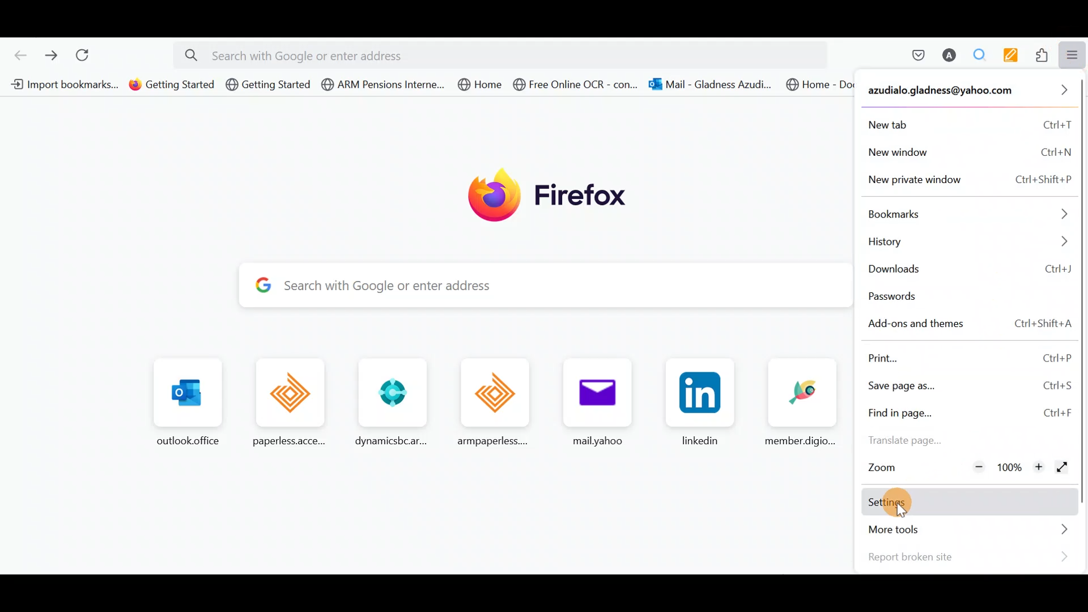 This screenshot has width=1088, height=612. What do you see at coordinates (960, 128) in the screenshot?
I see `New tab` at bounding box center [960, 128].